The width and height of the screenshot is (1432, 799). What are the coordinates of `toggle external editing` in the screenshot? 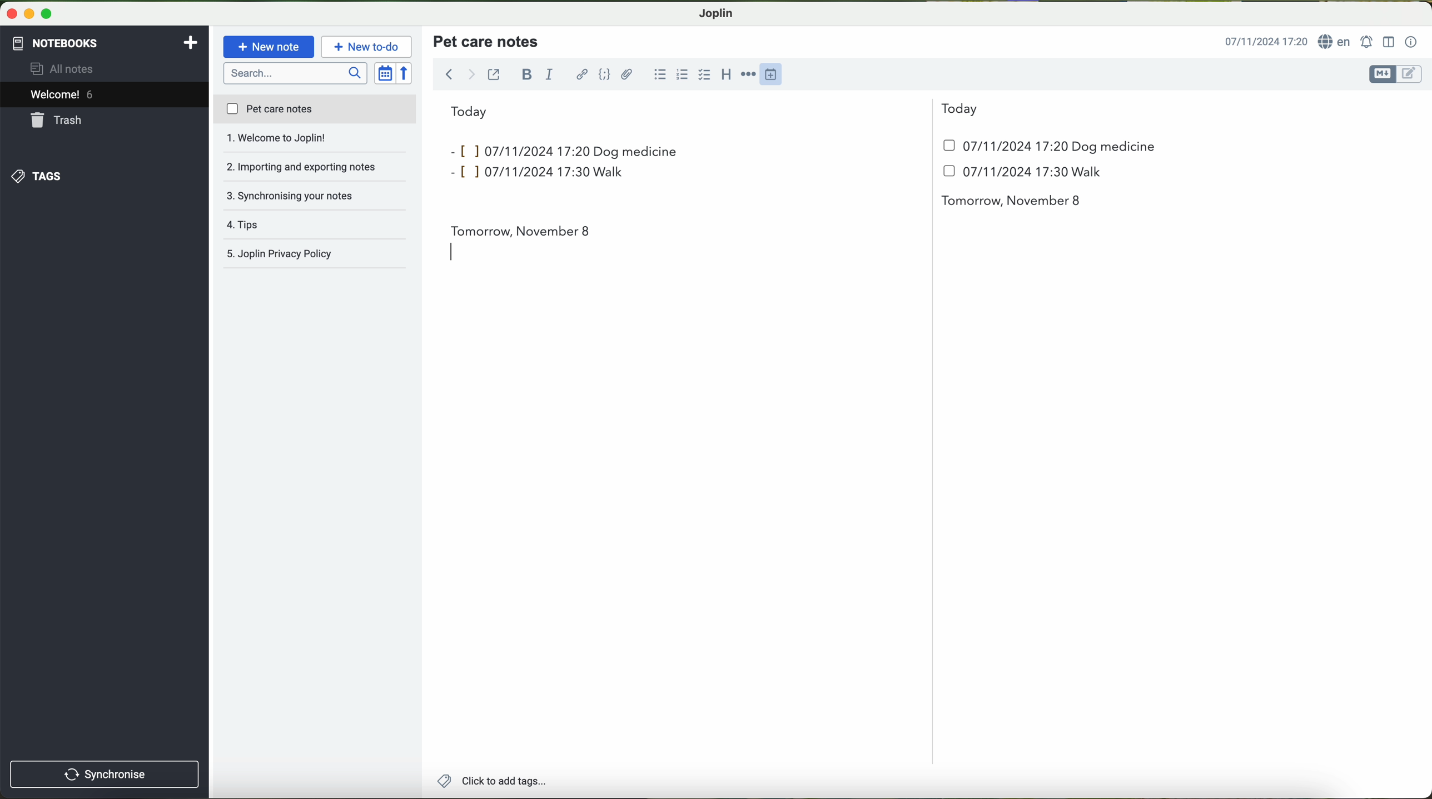 It's located at (494, 74).